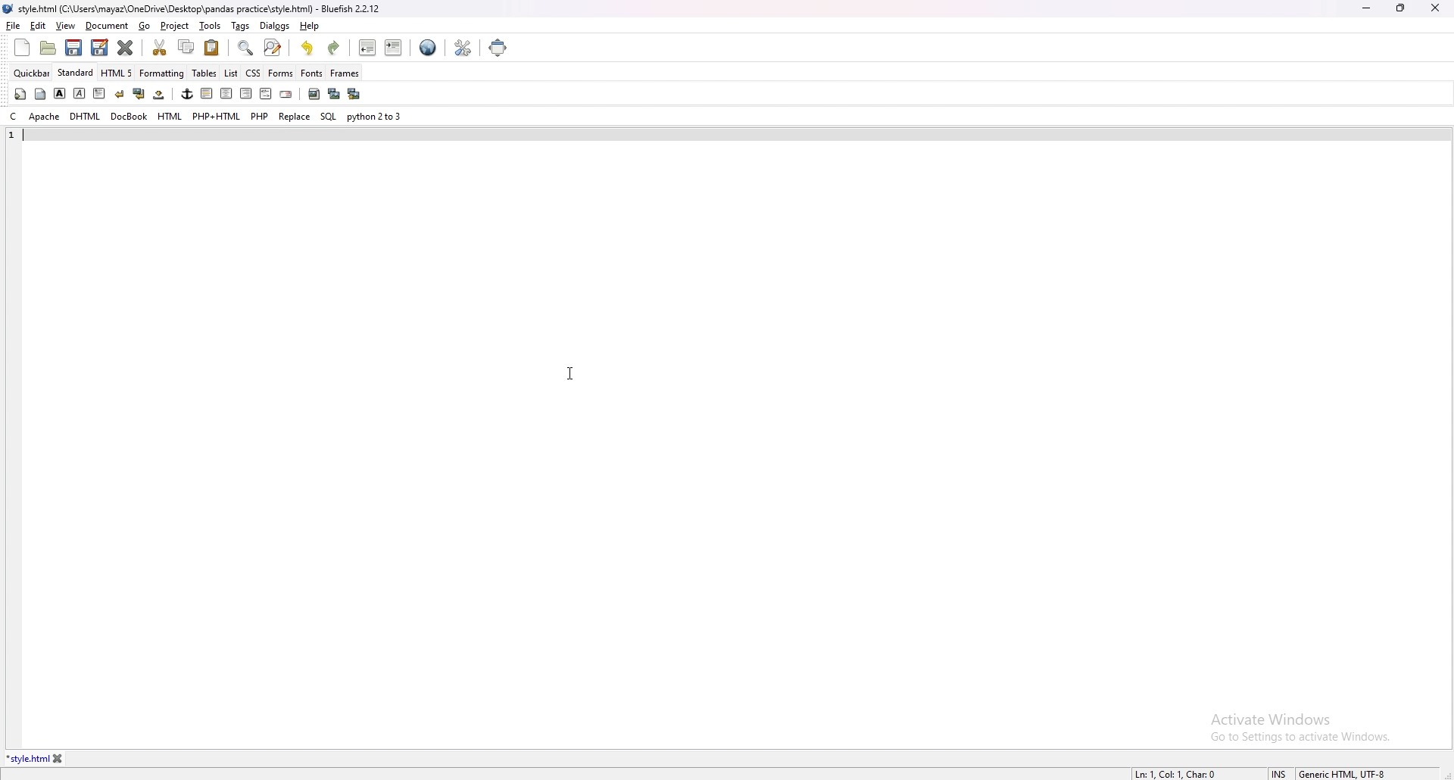 This screenshot has height=780, width=1454. Describe the element at coordinates (99, 48) in the screenshot. I see `save as` at that location.